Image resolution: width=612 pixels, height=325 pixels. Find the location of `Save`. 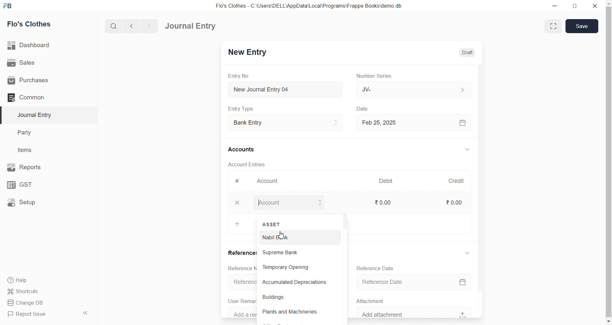

Save is located at coordinates (582, 26).